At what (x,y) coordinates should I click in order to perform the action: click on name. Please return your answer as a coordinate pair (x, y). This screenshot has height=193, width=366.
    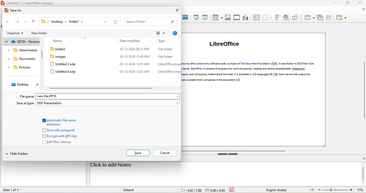
    Looking at the image, I should click on (59, 41).